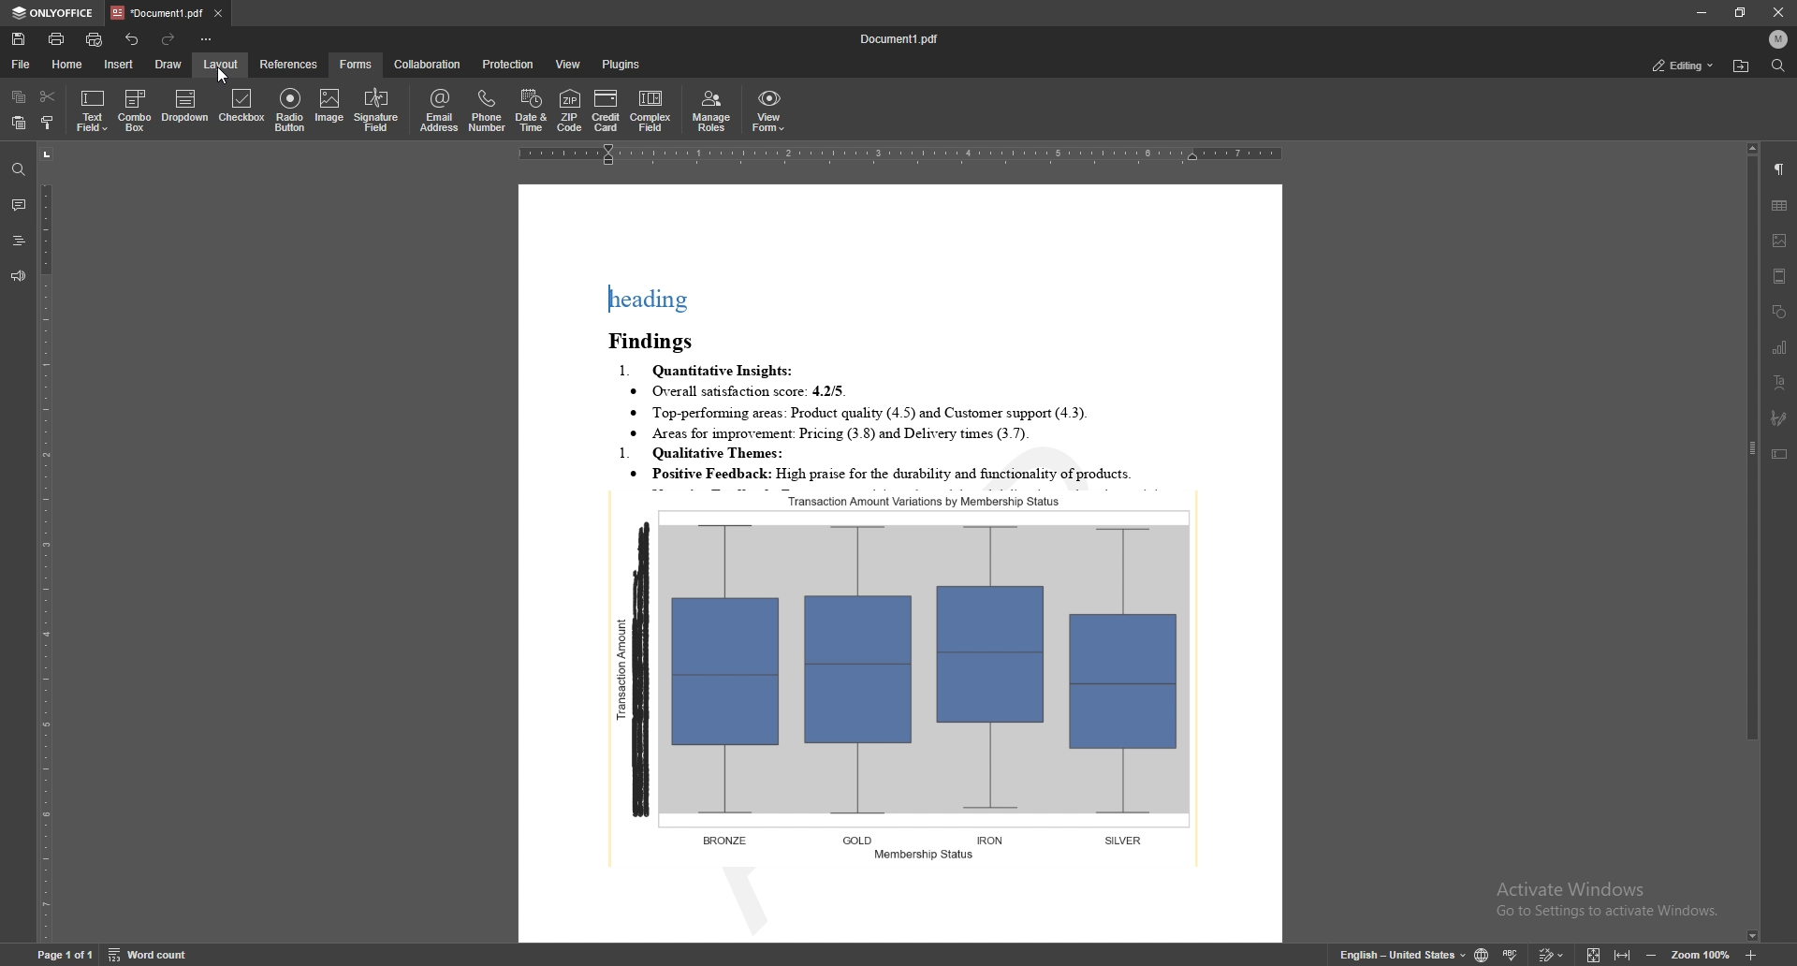 The image size is (1797, 966). I want to click on cursor, so click(221, 74).